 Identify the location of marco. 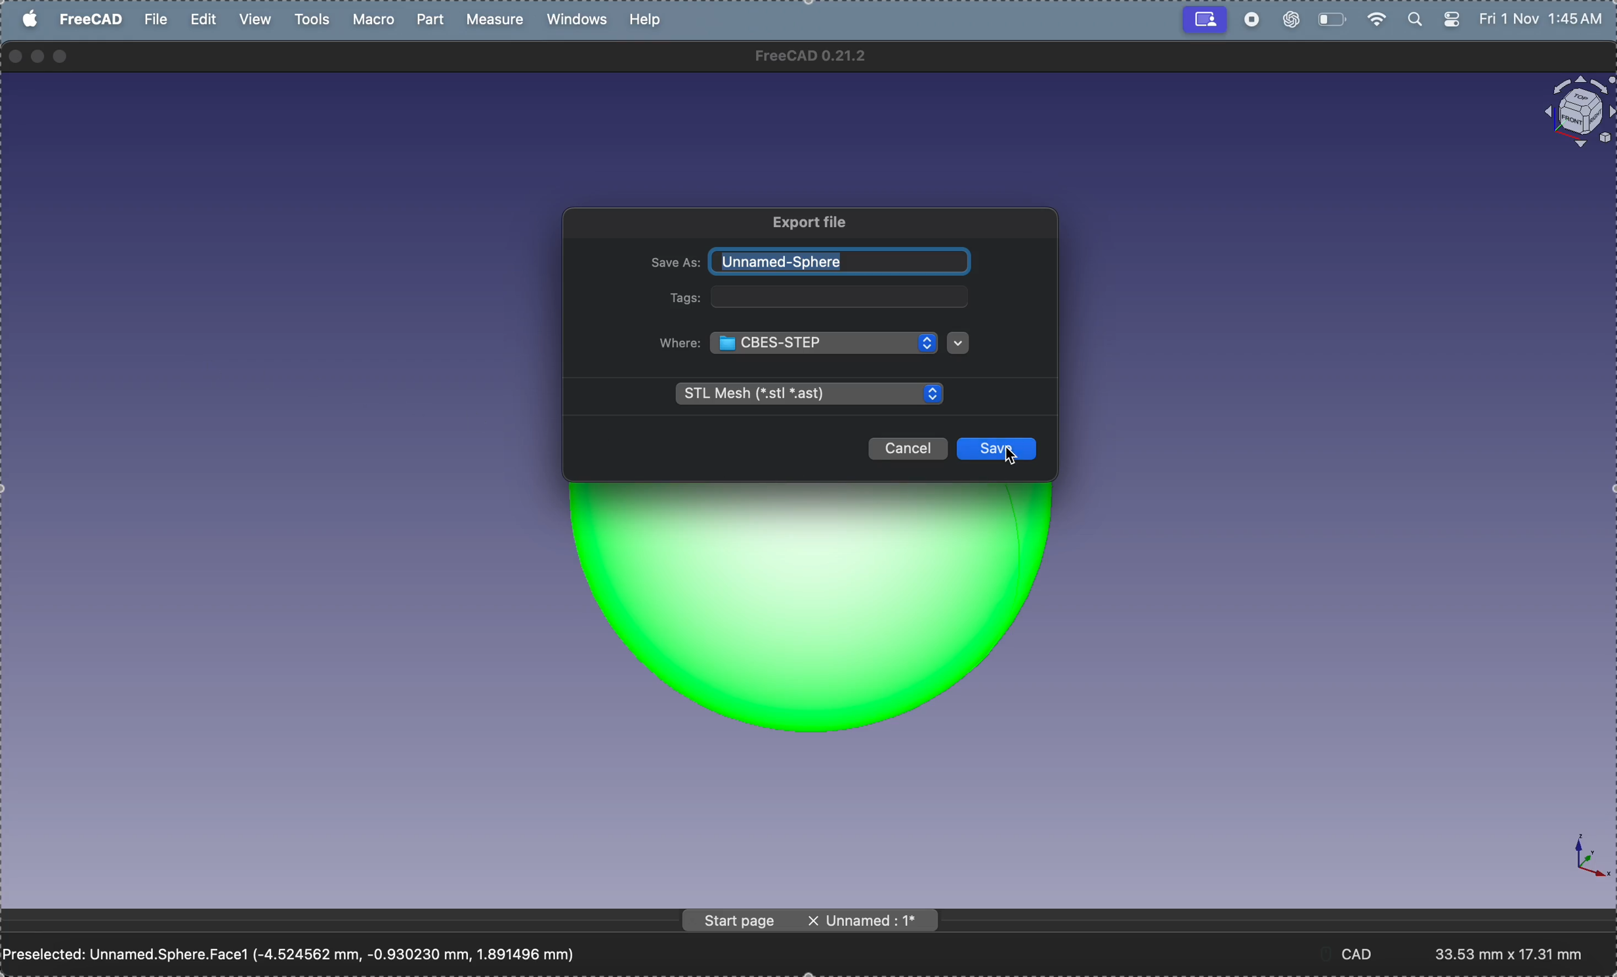
(378, 20).